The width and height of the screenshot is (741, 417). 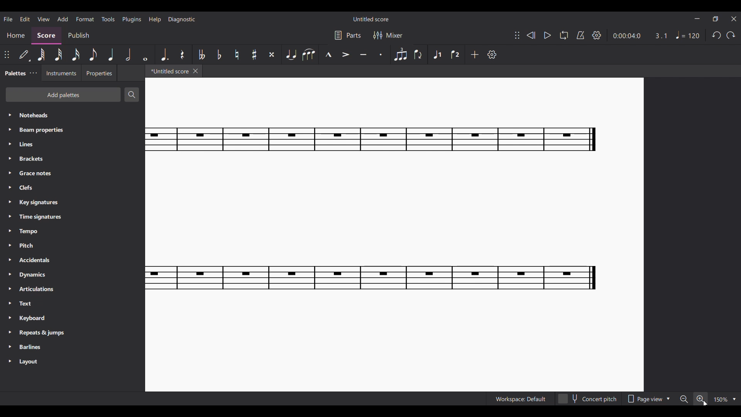 I want to click on Publish section, so click(x=78, y=36).